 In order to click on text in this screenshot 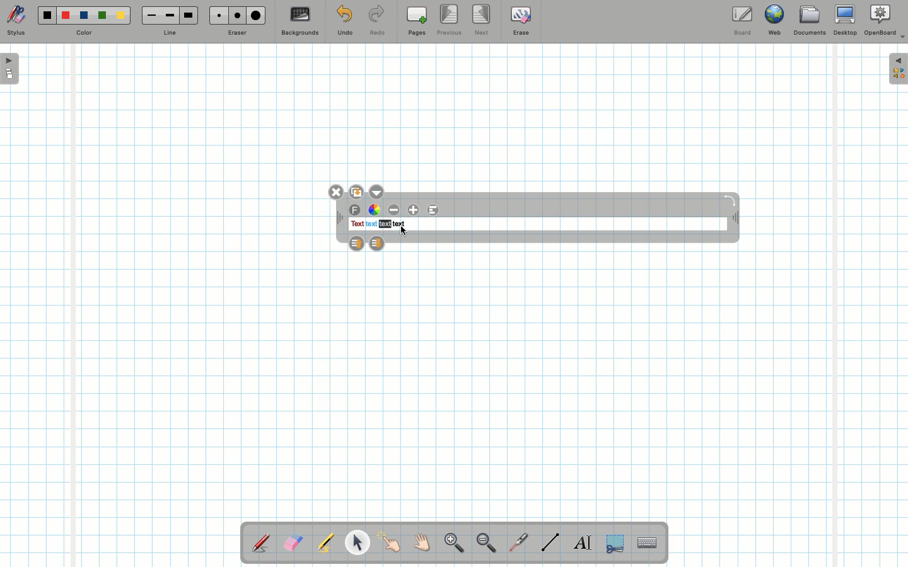, I will do `click(371, 224)`.